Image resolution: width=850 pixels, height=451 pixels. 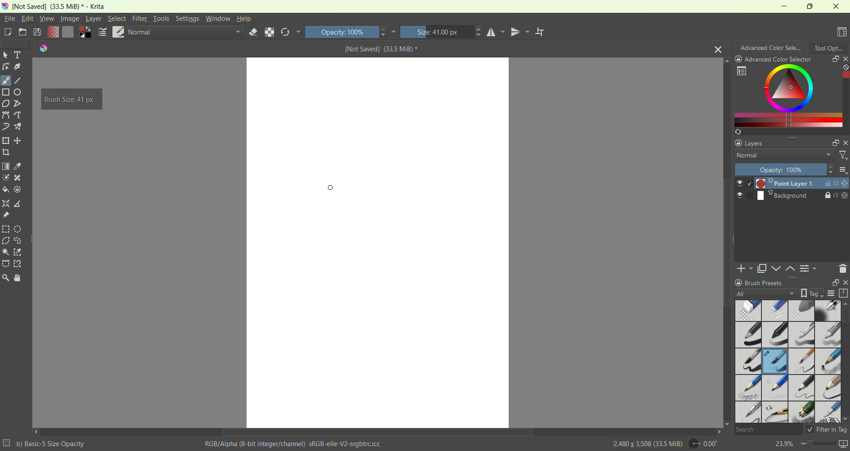 What do you see at coordinates (776, 388) in the screenshot?
I see `pencil 1 hard` at bounding box center [776, 388].